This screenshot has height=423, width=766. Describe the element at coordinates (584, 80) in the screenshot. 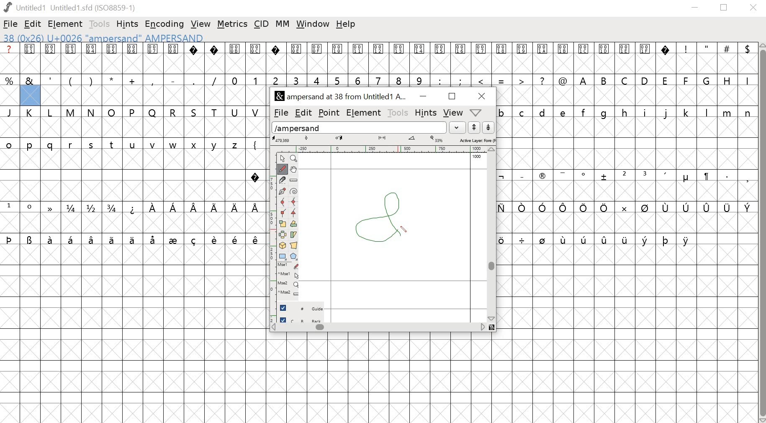

I see `A` at that location.